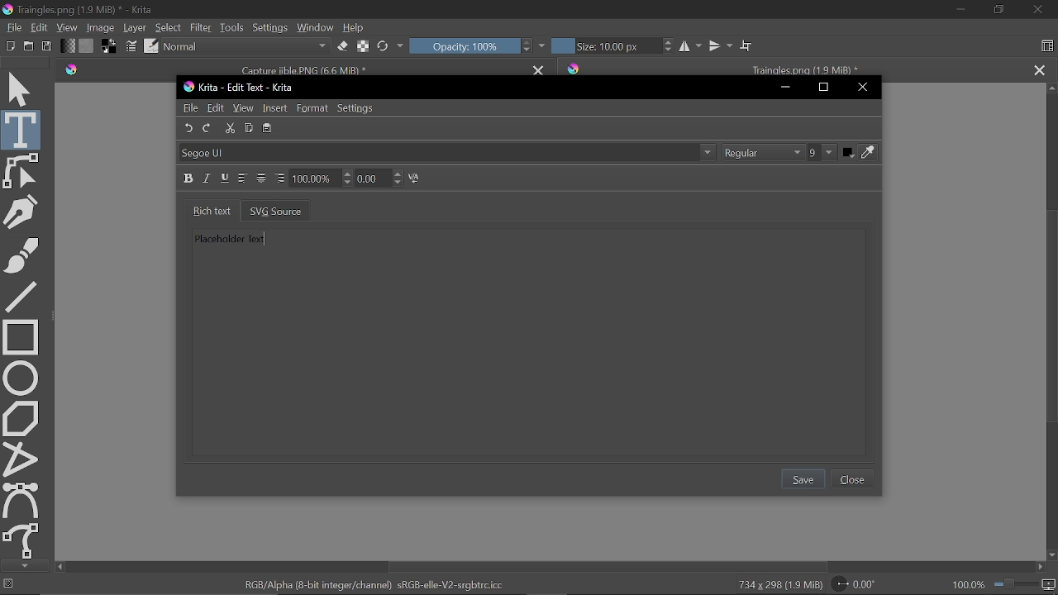  Describe the element at coordinates (102, 27) in the screenshot. I see `Image` at that location.